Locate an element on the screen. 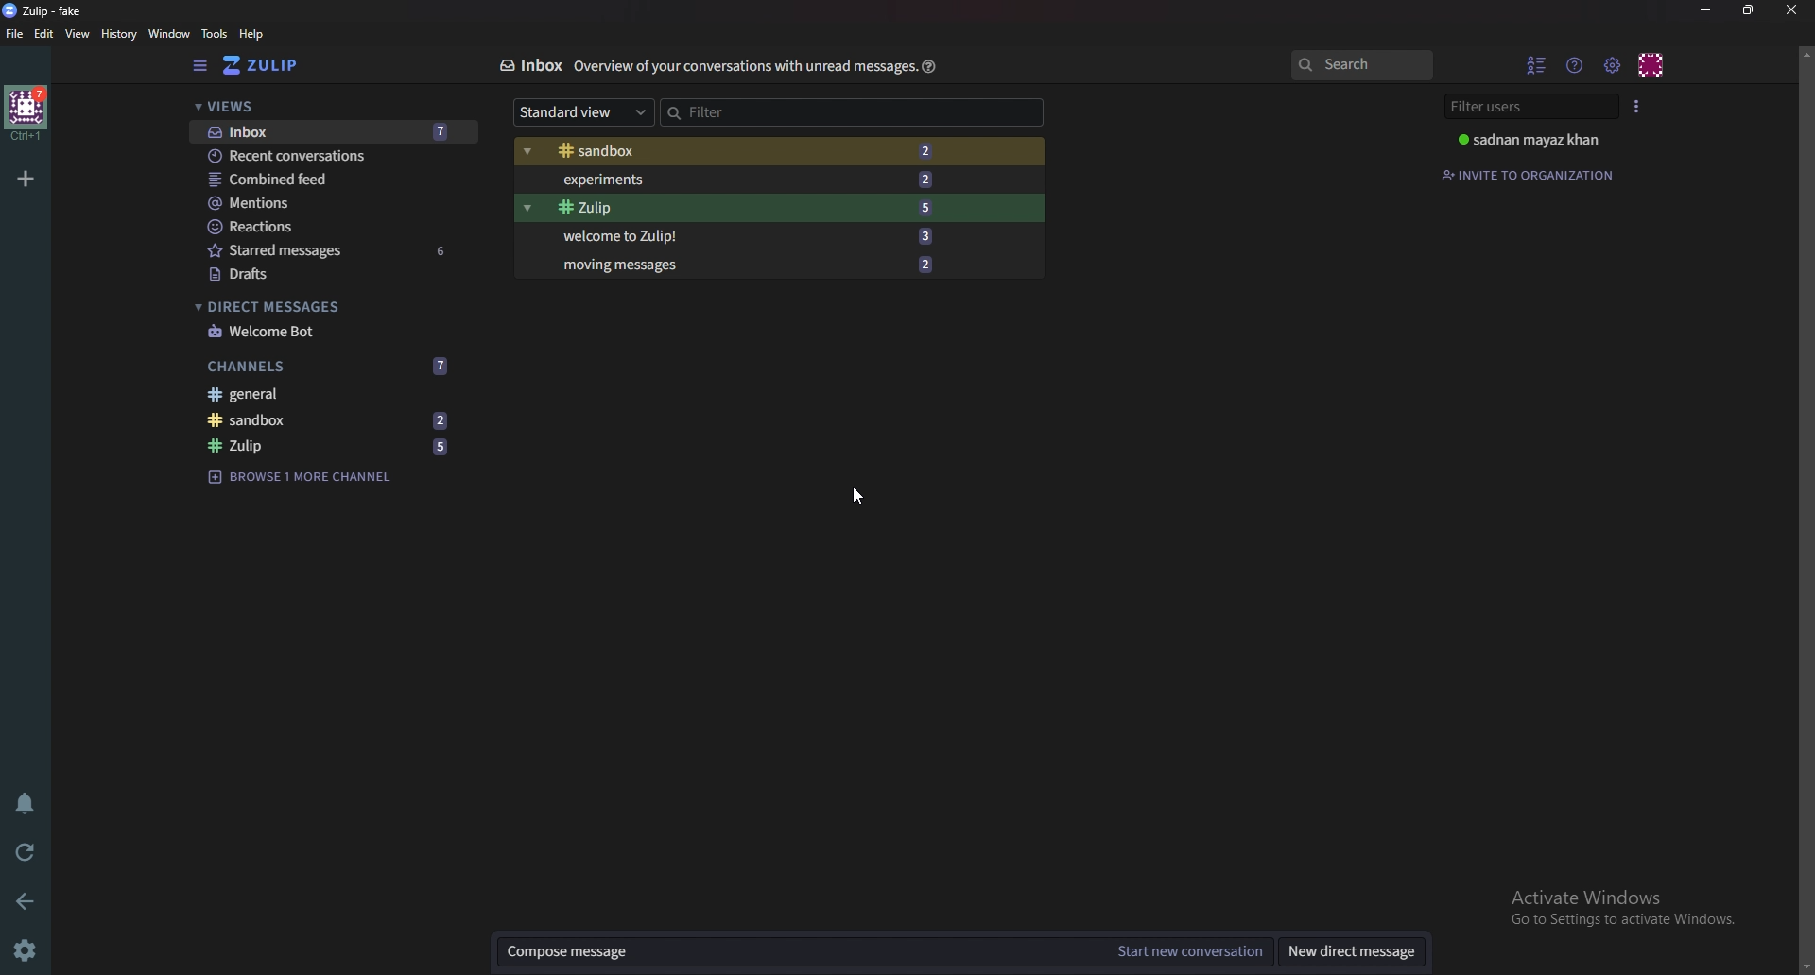  New direct message is located at coordinates (1351, 953).